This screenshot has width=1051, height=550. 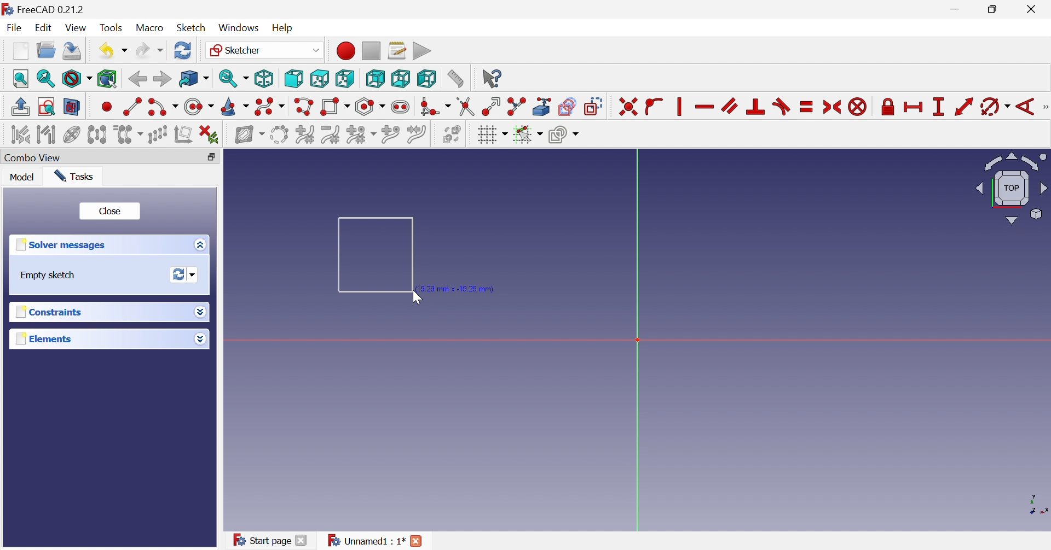 I want to click on Drop down, so click(x=199, y=340).